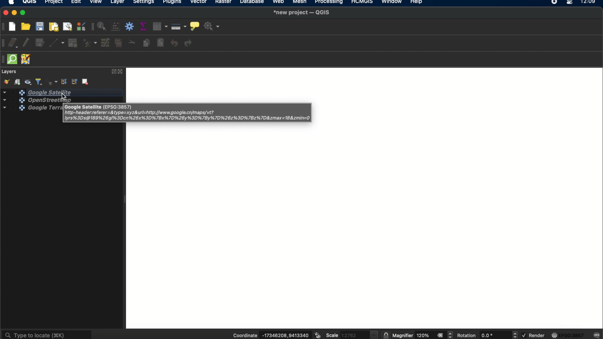 The image size is (603, 339). I want to click on web, so click(279, 3).